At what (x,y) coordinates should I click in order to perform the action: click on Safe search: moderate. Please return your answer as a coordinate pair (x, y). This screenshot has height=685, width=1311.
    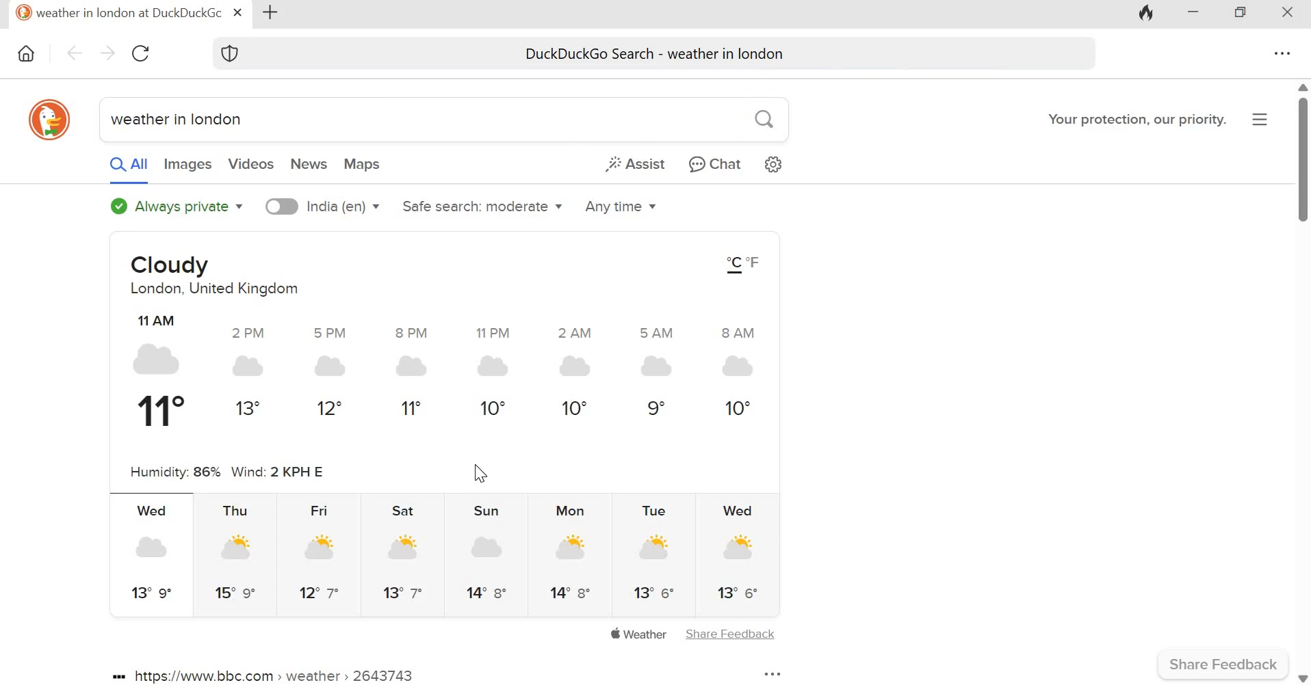
    Looking at the image, I should click on (482, 206).